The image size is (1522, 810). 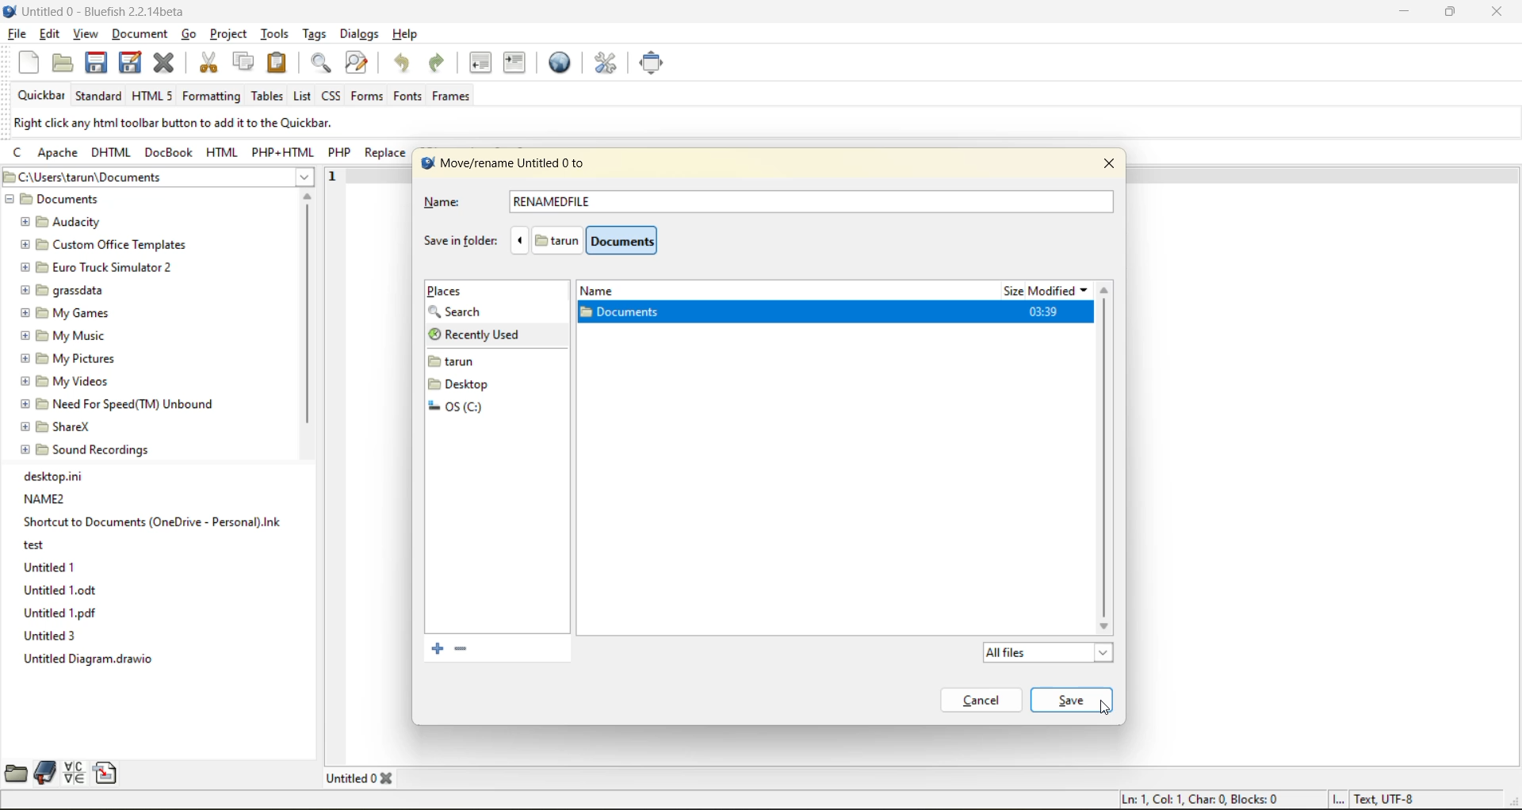 What do you see at coordinates (19, 67) in the screenshot?
I see `new` at bounding box center [19, 67].